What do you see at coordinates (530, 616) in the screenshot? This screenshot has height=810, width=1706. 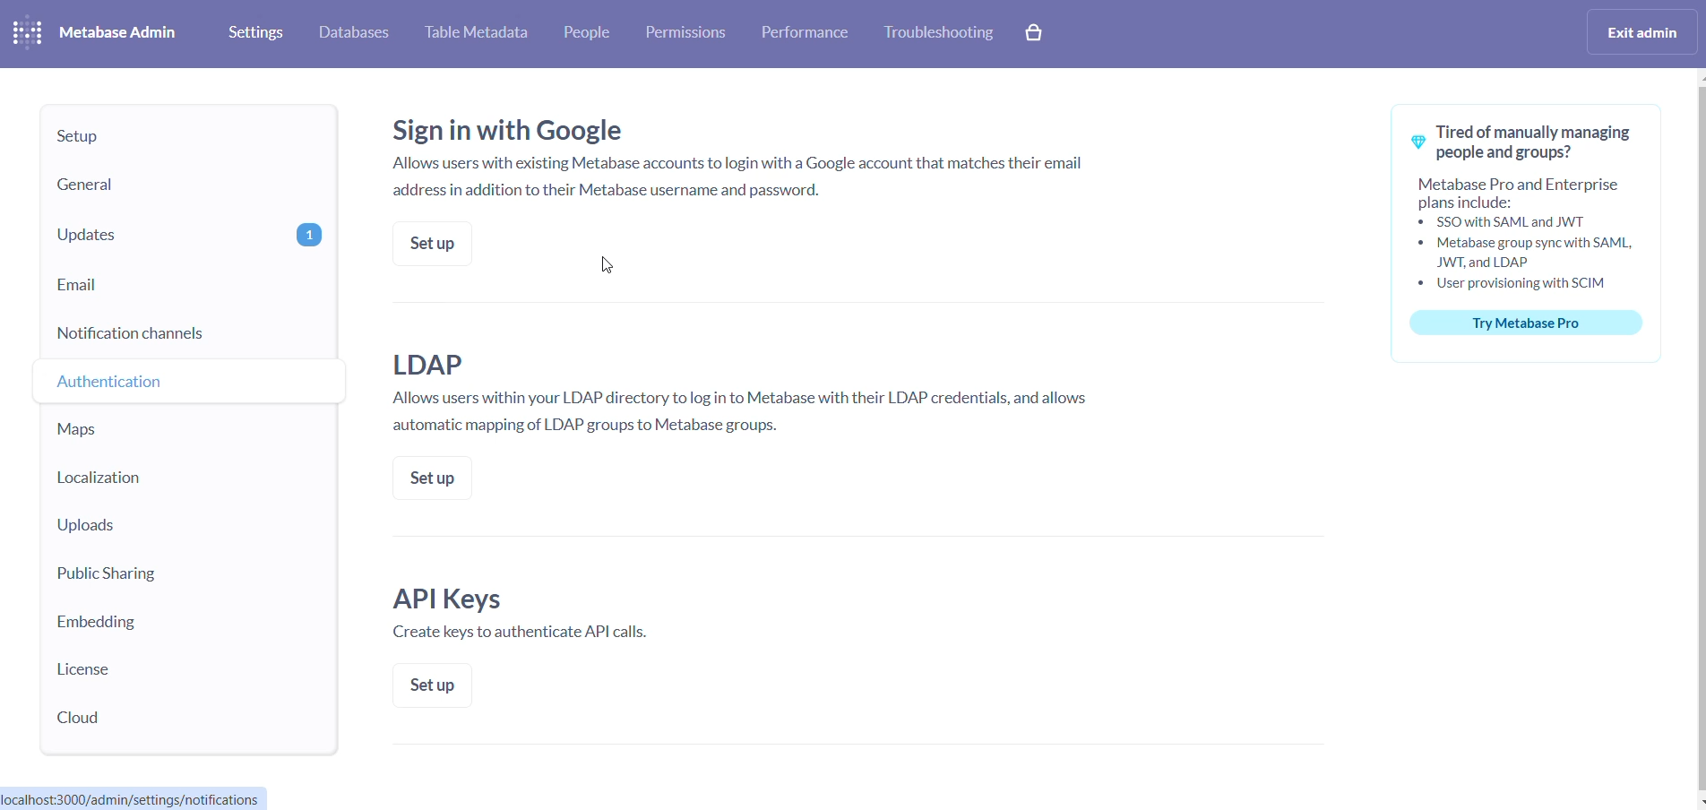 I see `text` at bounding box center [530, 616].